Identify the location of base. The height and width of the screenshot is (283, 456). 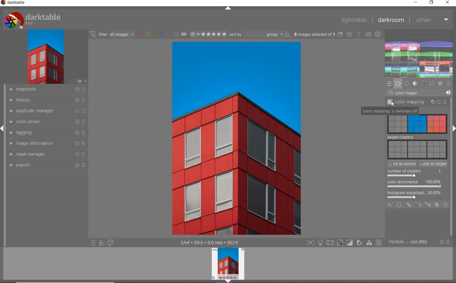
(407, 84).